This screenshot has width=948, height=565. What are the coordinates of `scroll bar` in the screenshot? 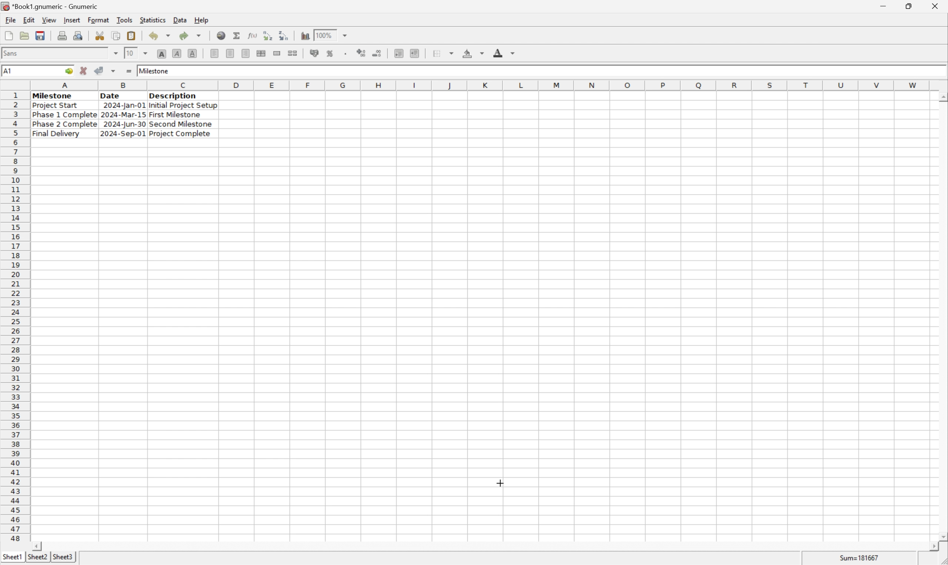 It's located at (485, 546).